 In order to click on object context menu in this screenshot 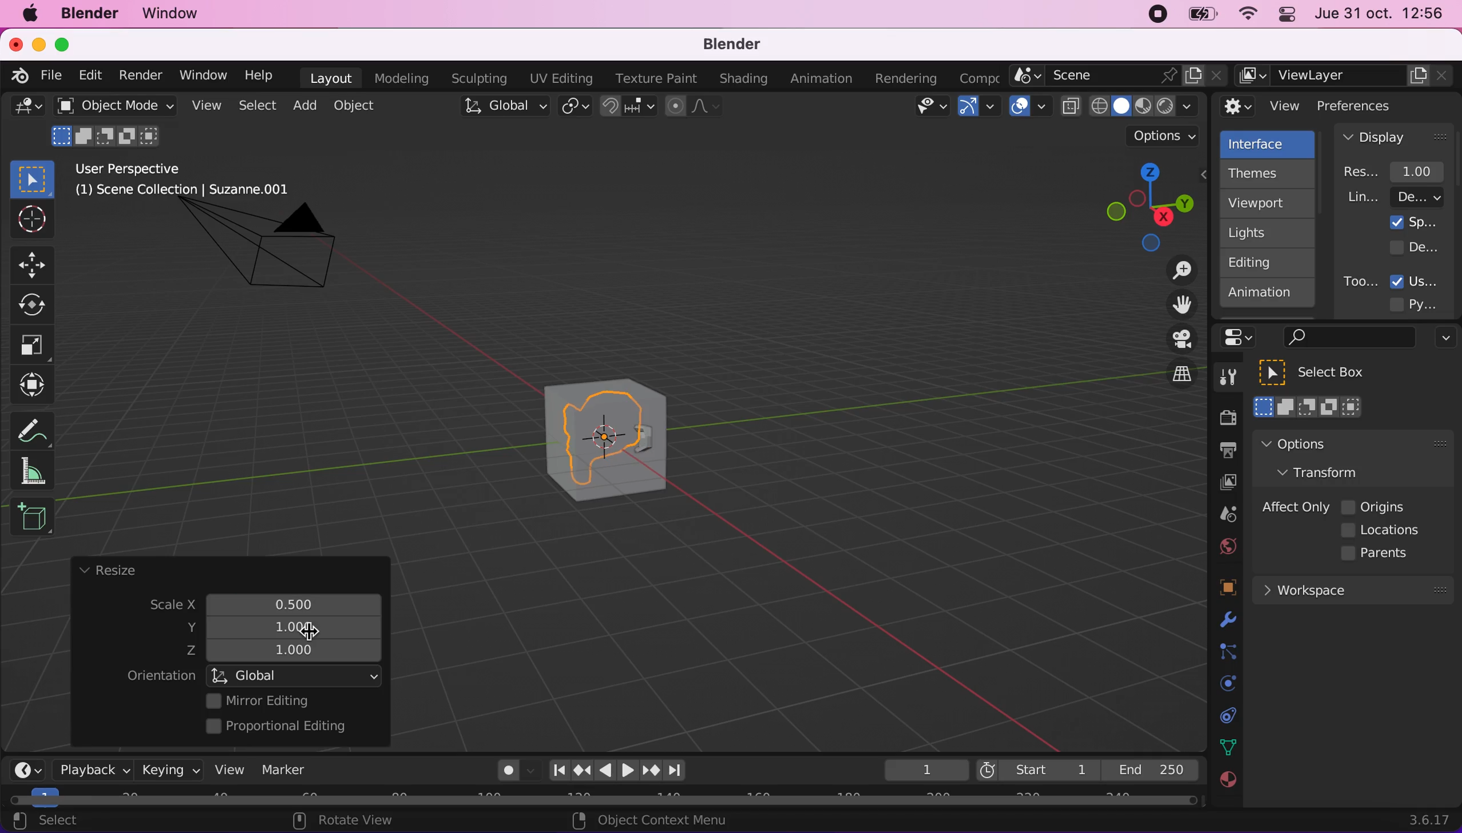, I will do `click(653, 820)`.